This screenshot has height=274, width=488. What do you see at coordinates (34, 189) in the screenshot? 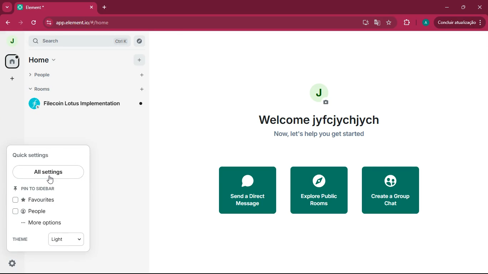
I see `pin ro sidebar` at bounding box center [34, 189].